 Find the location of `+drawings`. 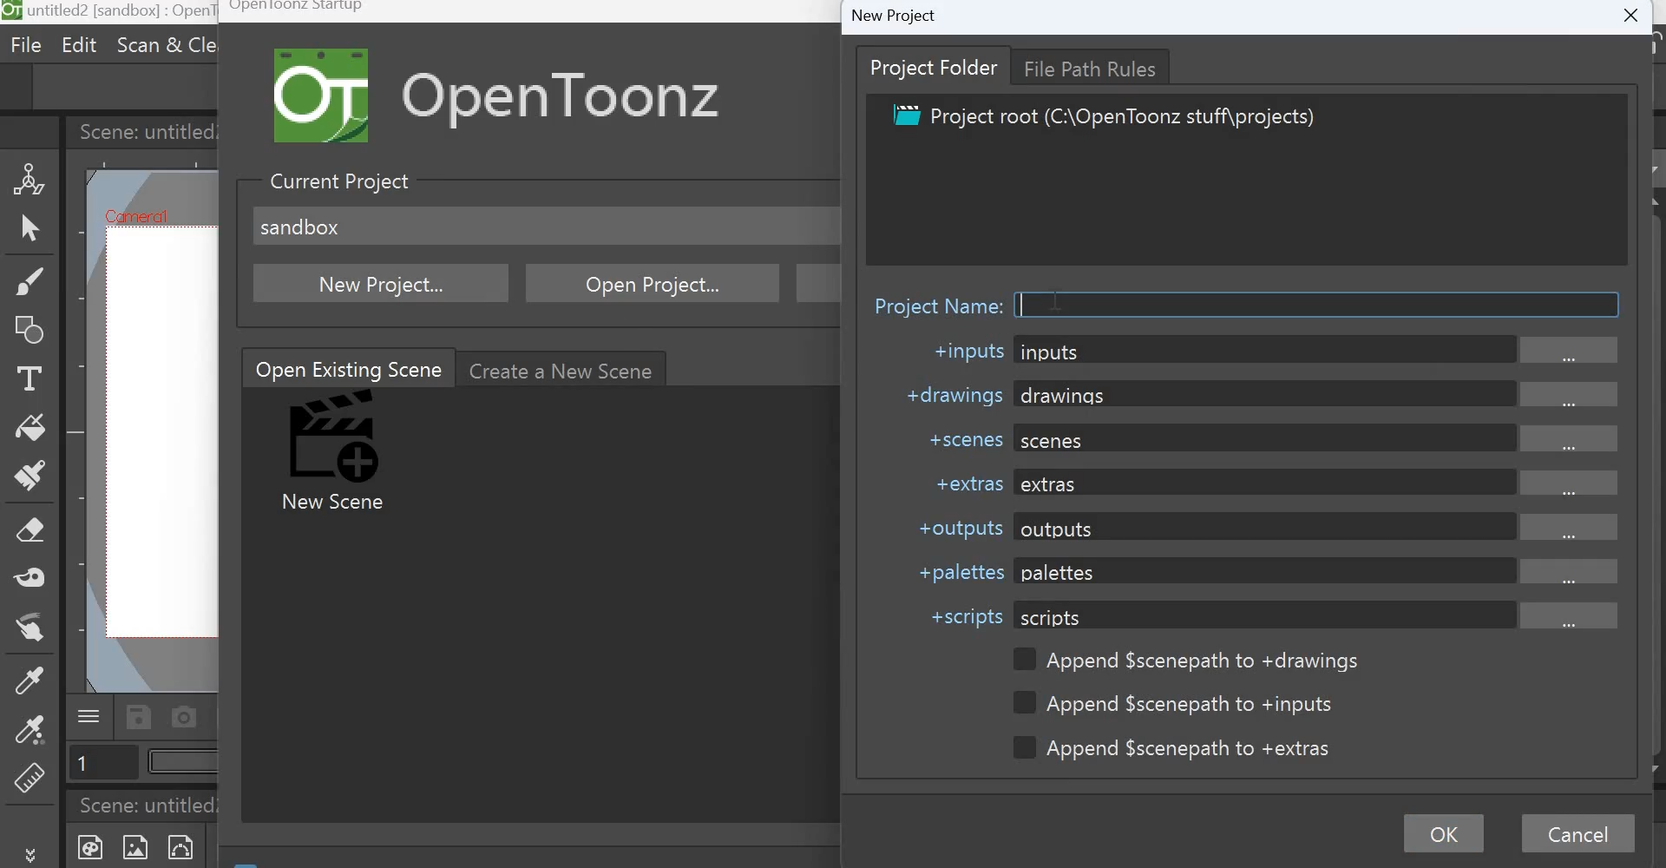

+drawings is located at coordinates (949, 394).